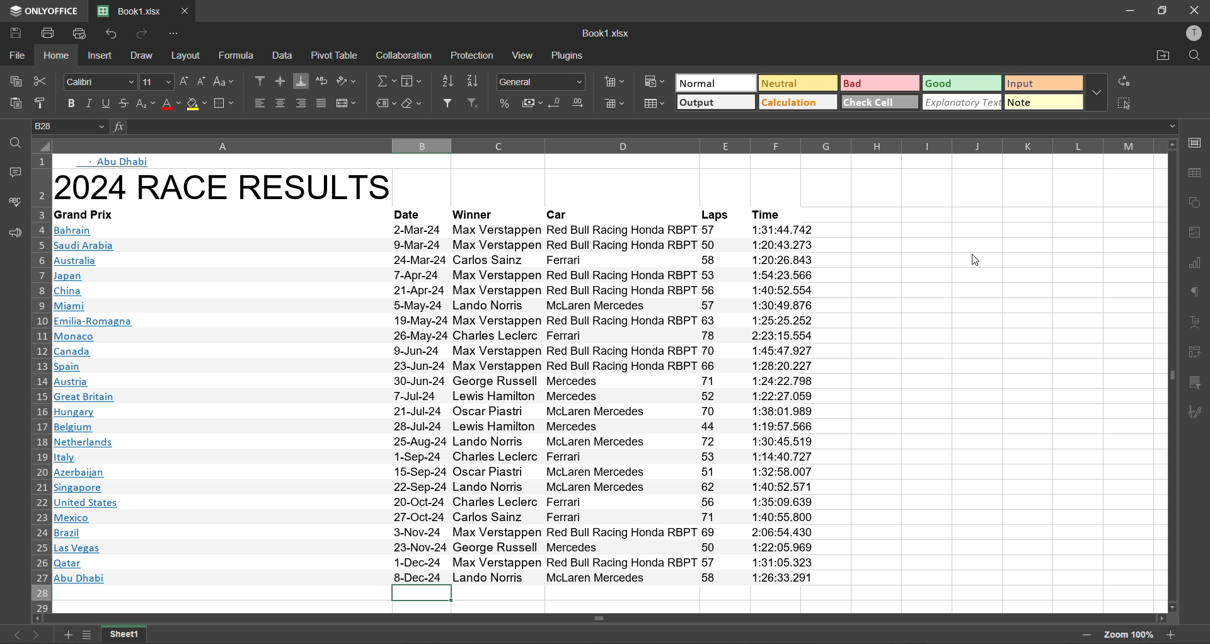 The width and height of the screenshot is (1210, 644). I want to click on justified, so click(322, 103).